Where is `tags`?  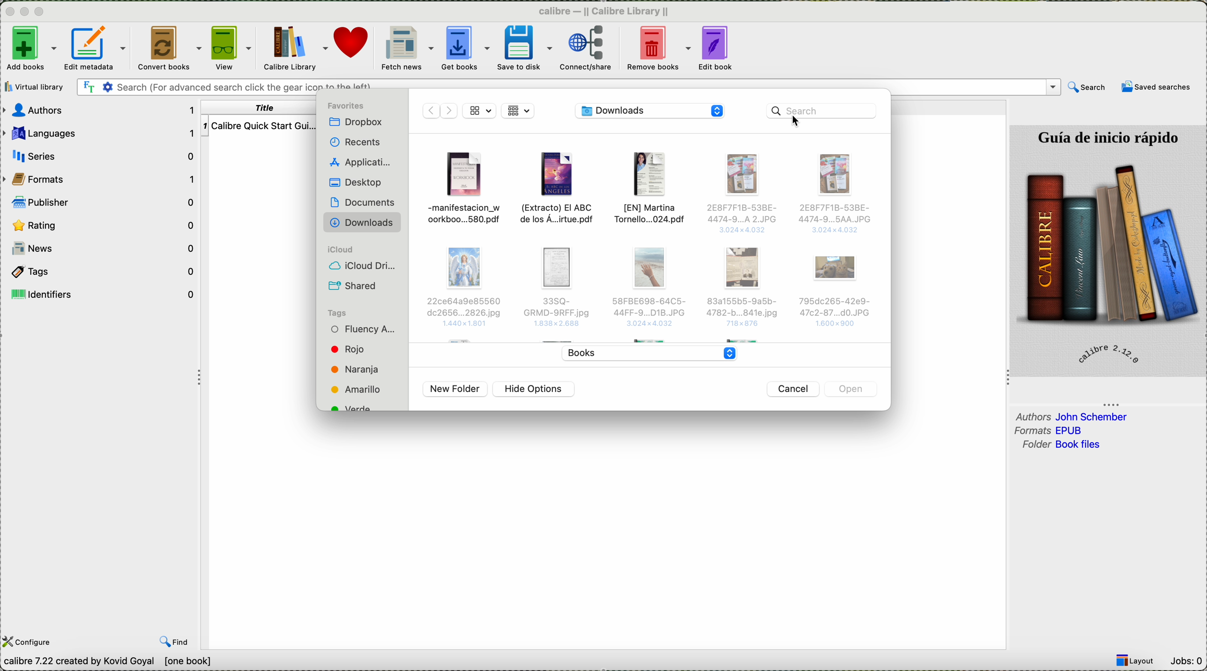
tags is located at coordinates (337, 312).